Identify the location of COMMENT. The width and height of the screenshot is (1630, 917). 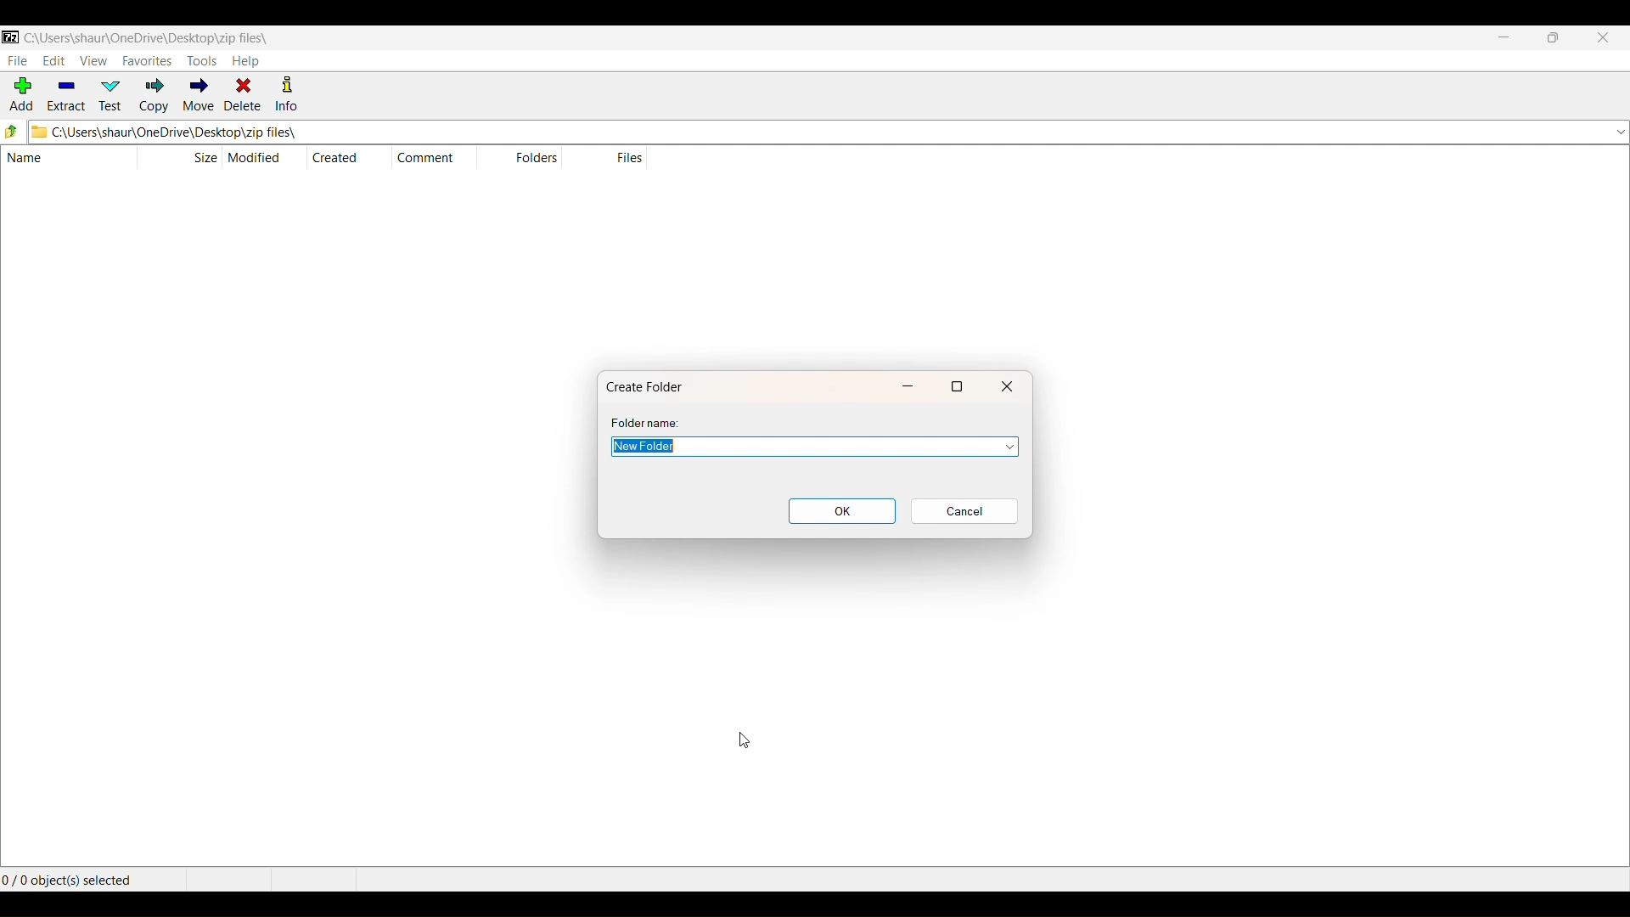
(431, 158).